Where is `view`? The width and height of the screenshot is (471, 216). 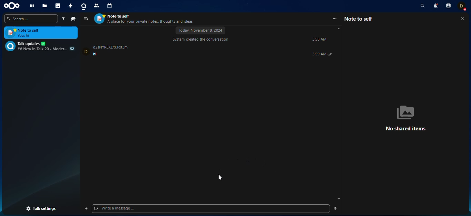
view is located at coordinates (86, 19).